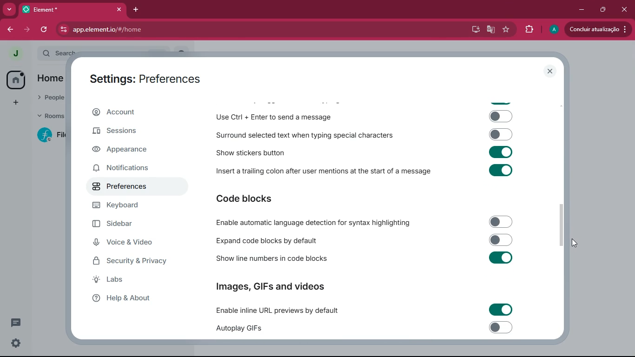 The height and width of the screenshot is (357, 635). I want to click on rooms, so click(50, 117).